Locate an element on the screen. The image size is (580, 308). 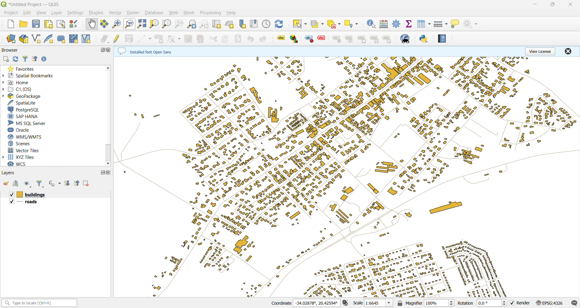
crs is located at coordinates (551, 303).